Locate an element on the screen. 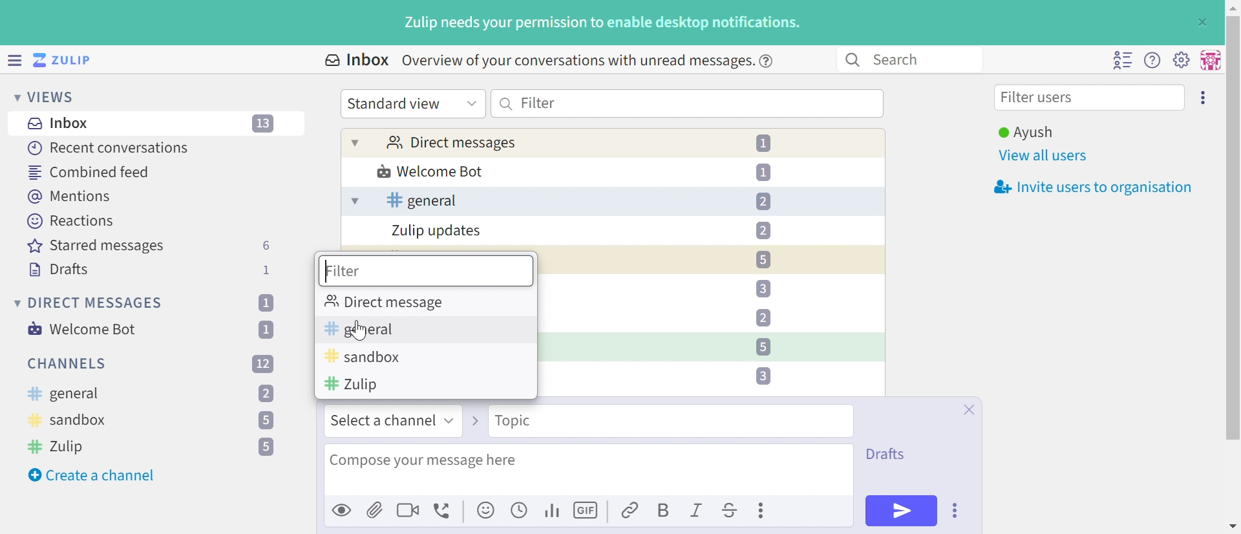 This screenshot has height=534, width=1241. 2 is located at coordinates (763, 230).